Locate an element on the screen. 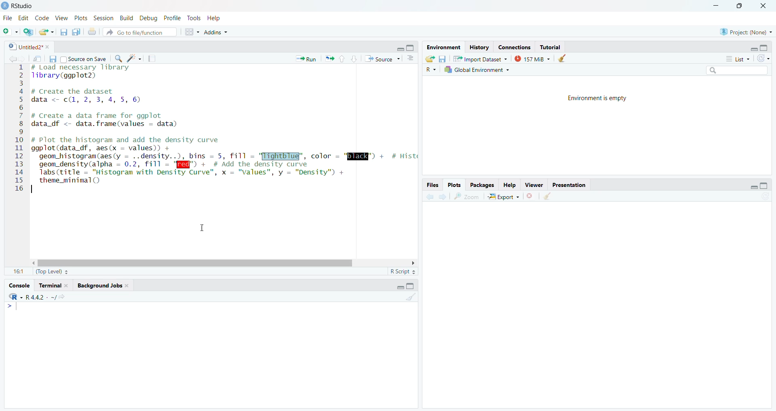  #Load necessary library is located at coordinates (82, 67).